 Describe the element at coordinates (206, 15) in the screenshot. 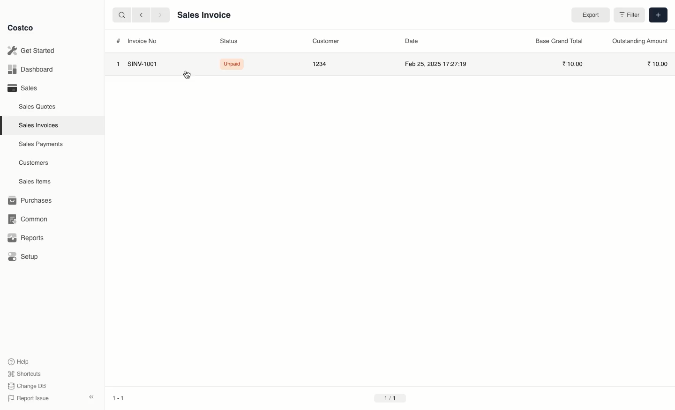

I see `Sales Invoice` at that location.